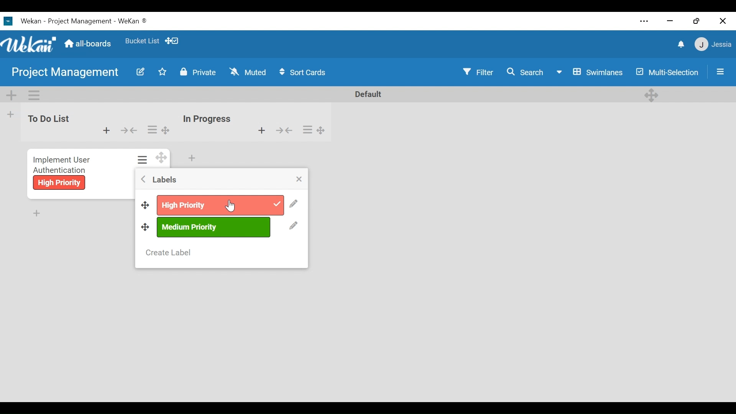 This screenshot has width=736, height=414. I want to click on Close, so click(721, 21).